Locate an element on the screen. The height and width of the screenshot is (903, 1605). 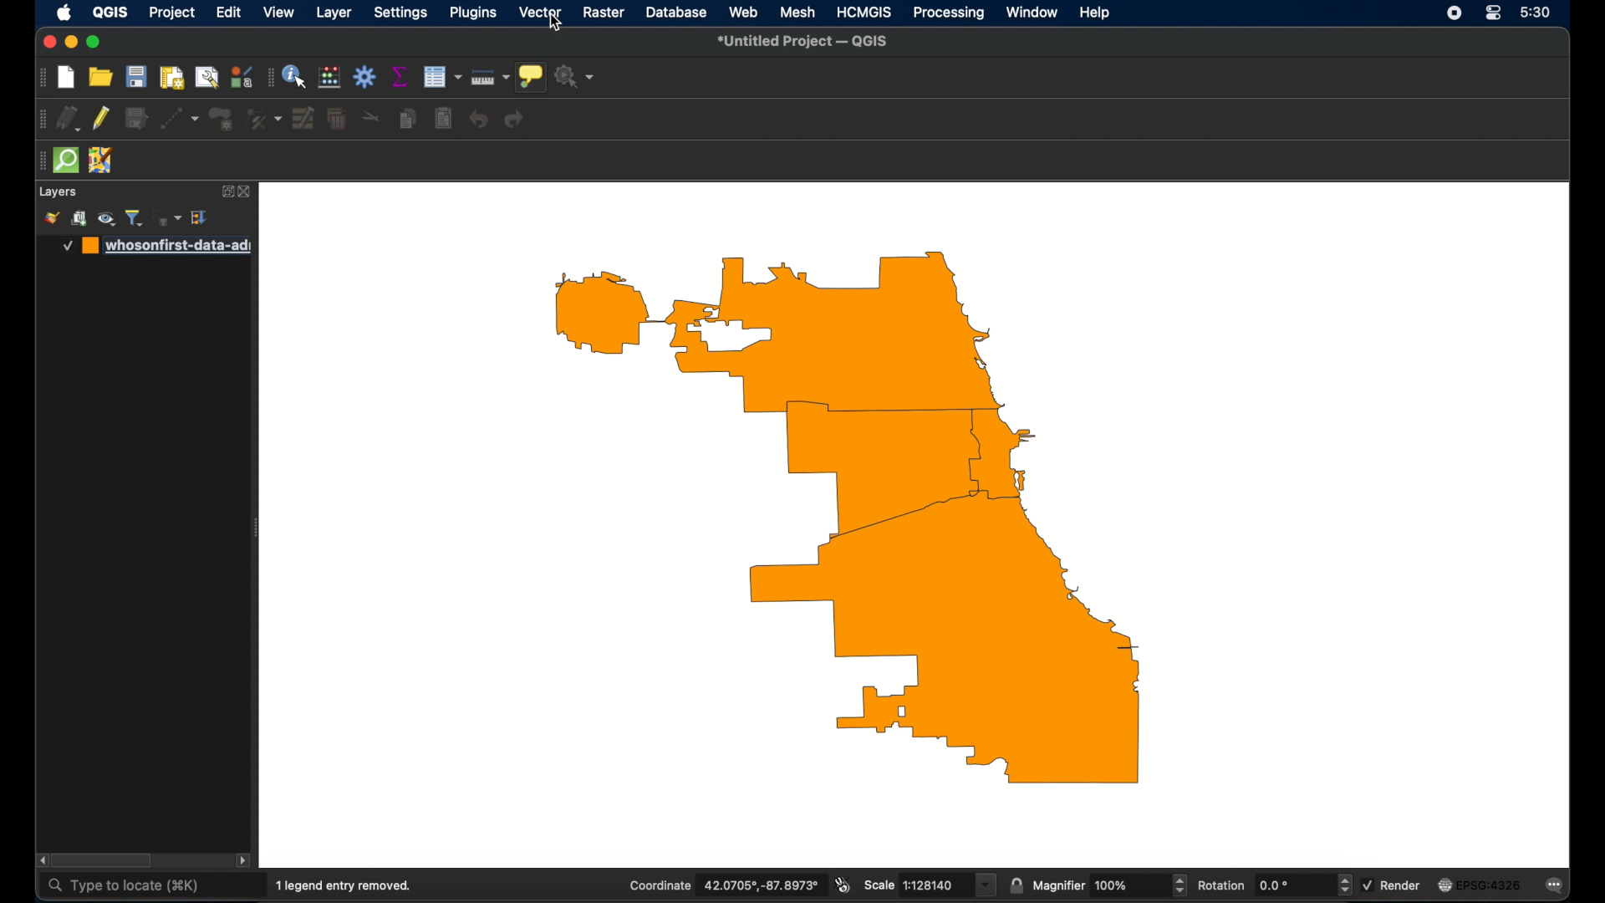
print layout is located at coordinates (171, 77).